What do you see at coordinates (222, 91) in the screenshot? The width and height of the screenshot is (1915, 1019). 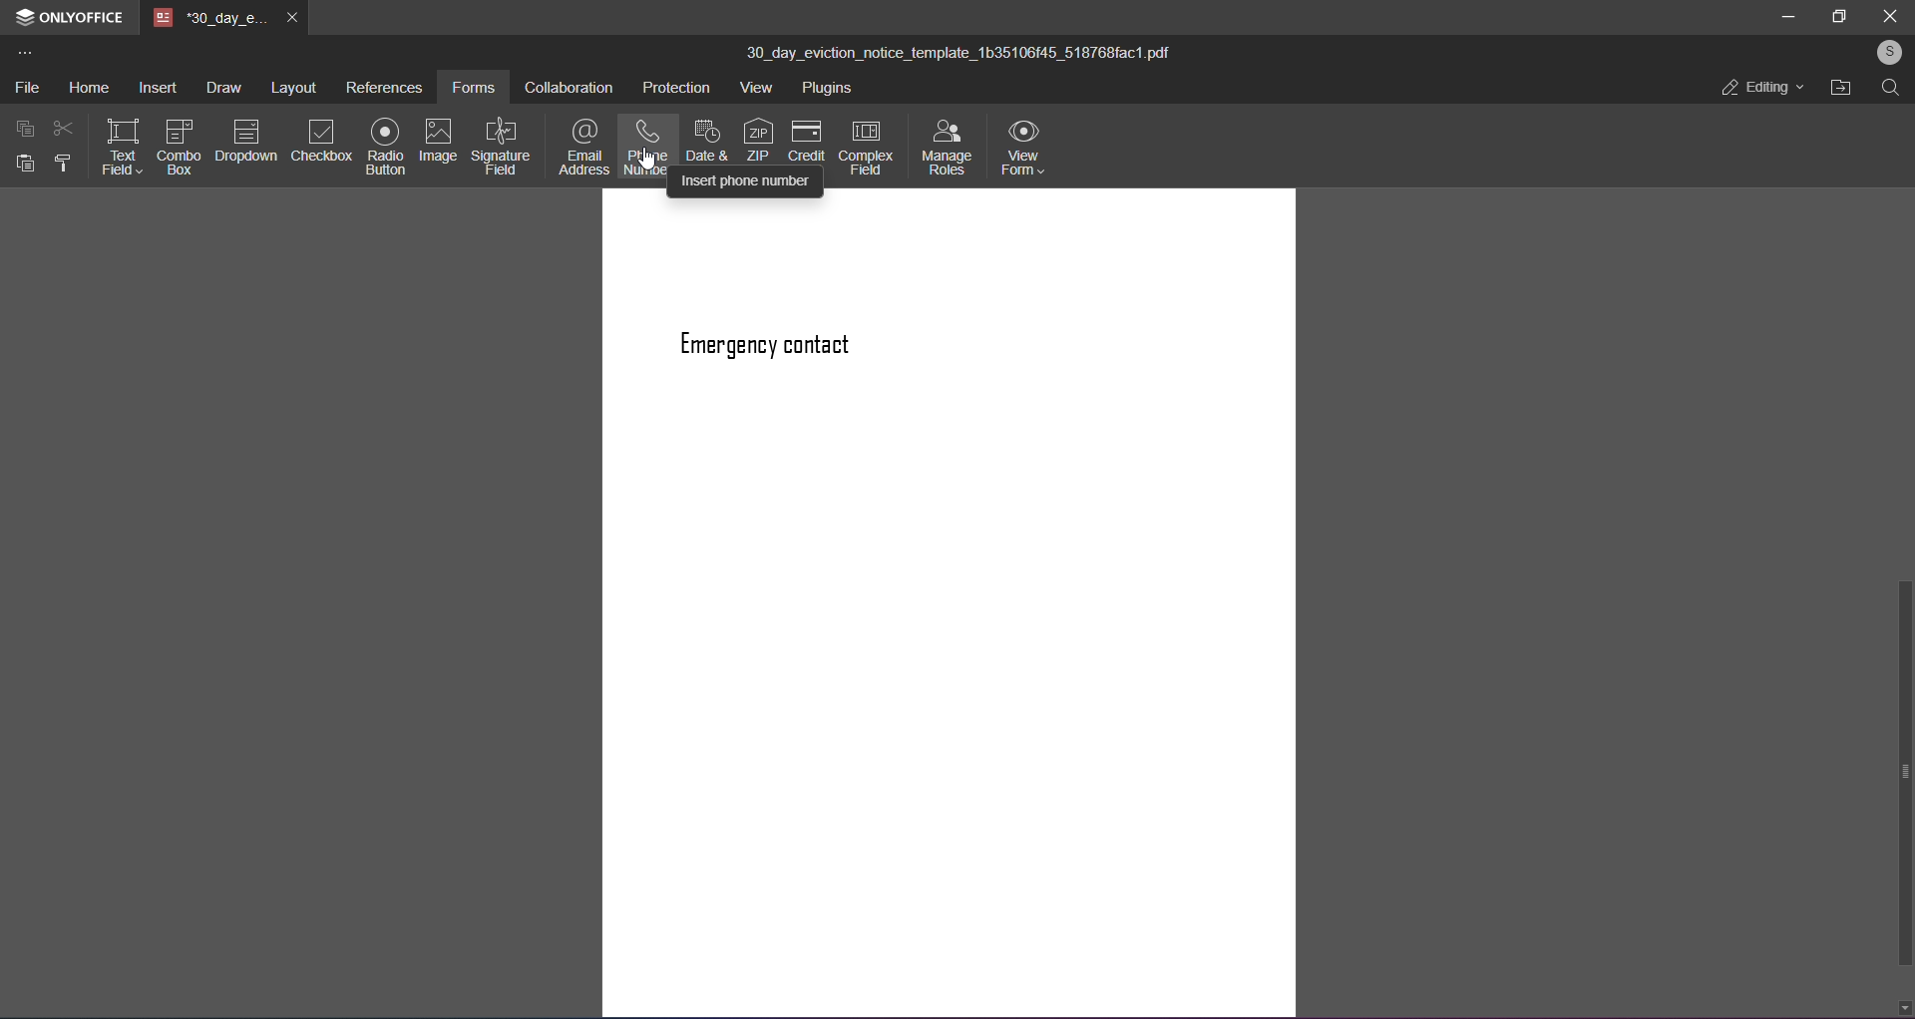 I see `draw` at bounding box center [222, 91].